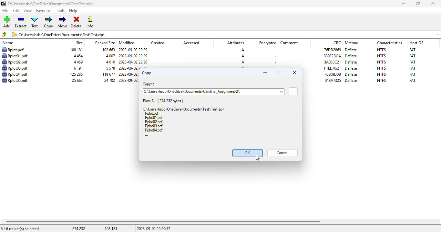 The width and height of the screenshot is (441, 232). I want to click on copy, so click(146, 73).